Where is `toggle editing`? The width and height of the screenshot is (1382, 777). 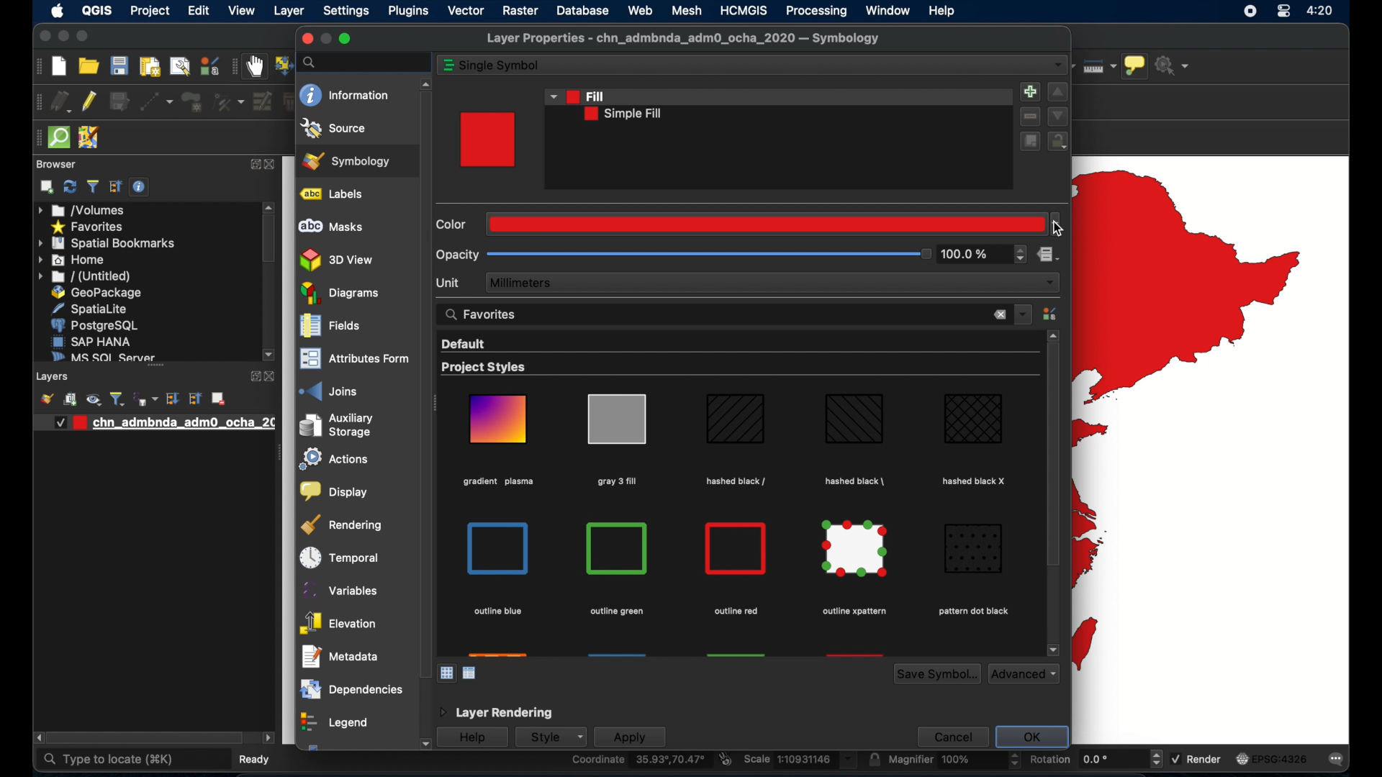
toggle editing is located at coordinates (90, 100).